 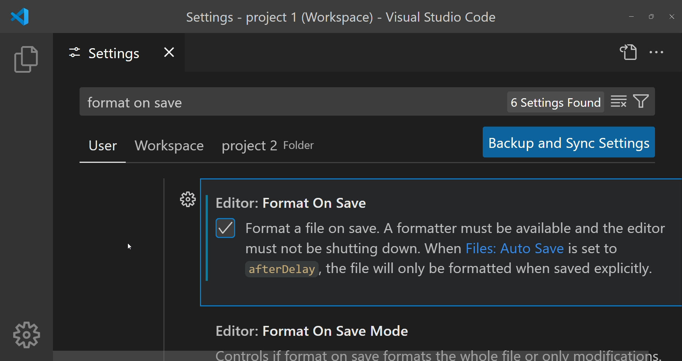 What do you see at coordinates (169, 145) in the screenshot?
I see `workplace` at bounding box center [169, 145].